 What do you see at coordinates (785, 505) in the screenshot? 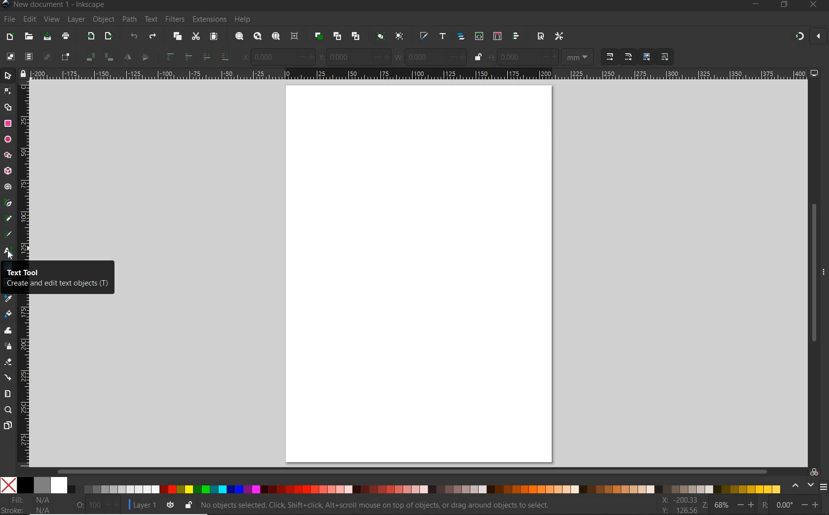
I see `0` at bounding box center [785, 505].